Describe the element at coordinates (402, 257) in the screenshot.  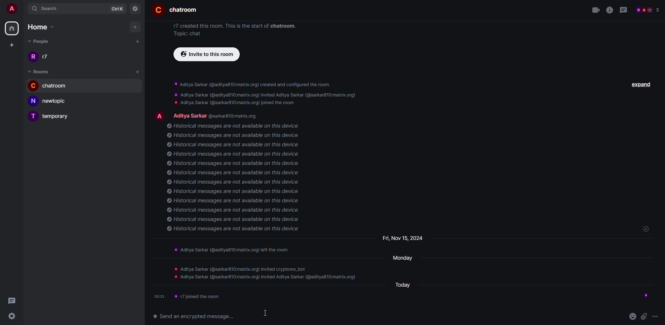
I see `day` at that location.